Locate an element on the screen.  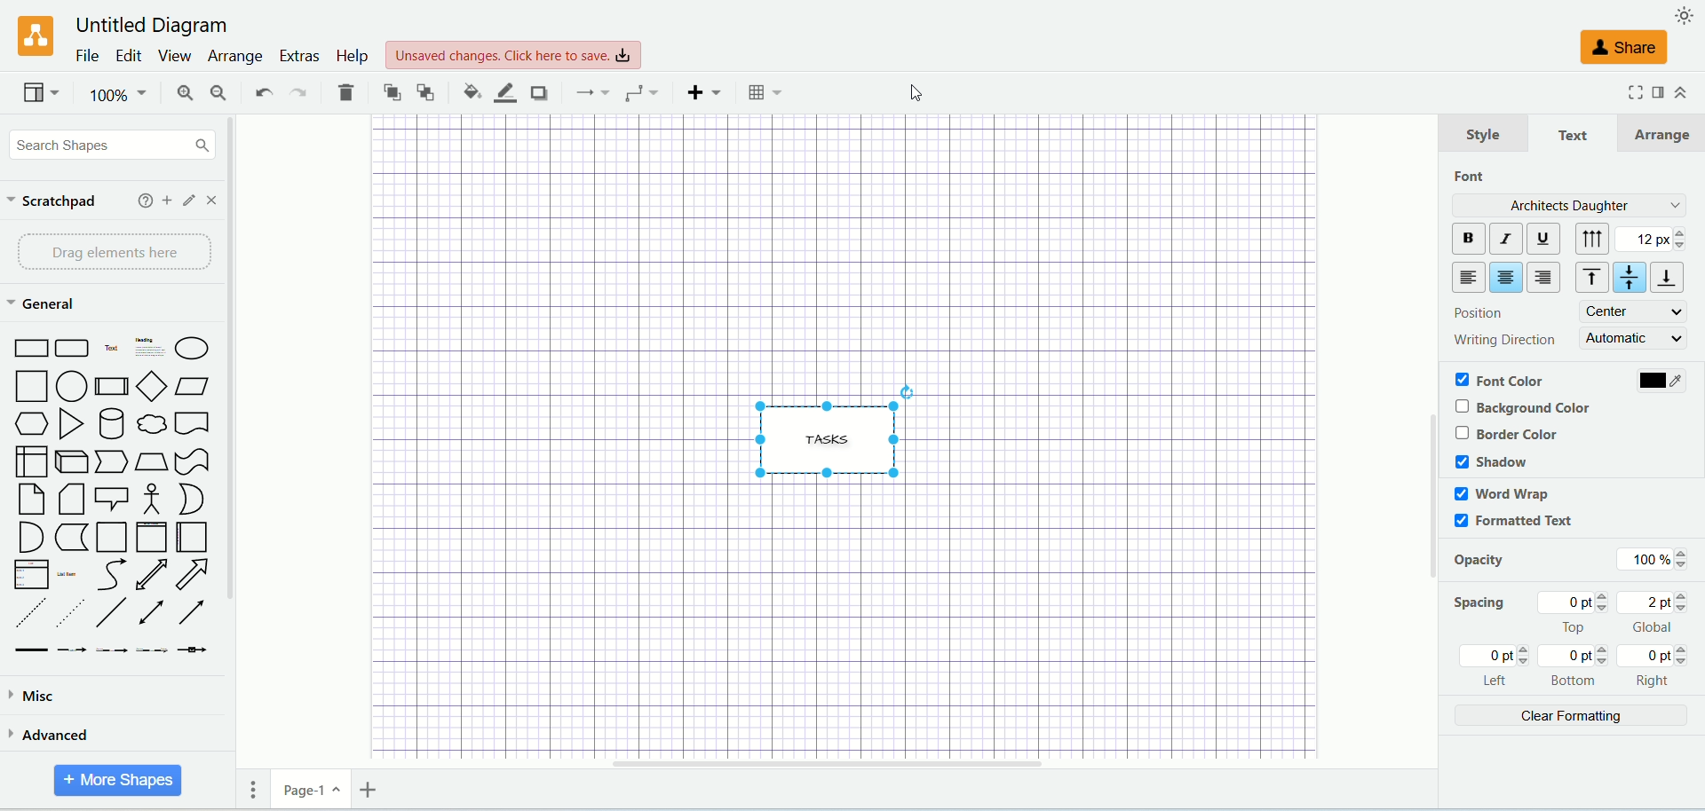
Connector with label is located at coordinates (71, 650).